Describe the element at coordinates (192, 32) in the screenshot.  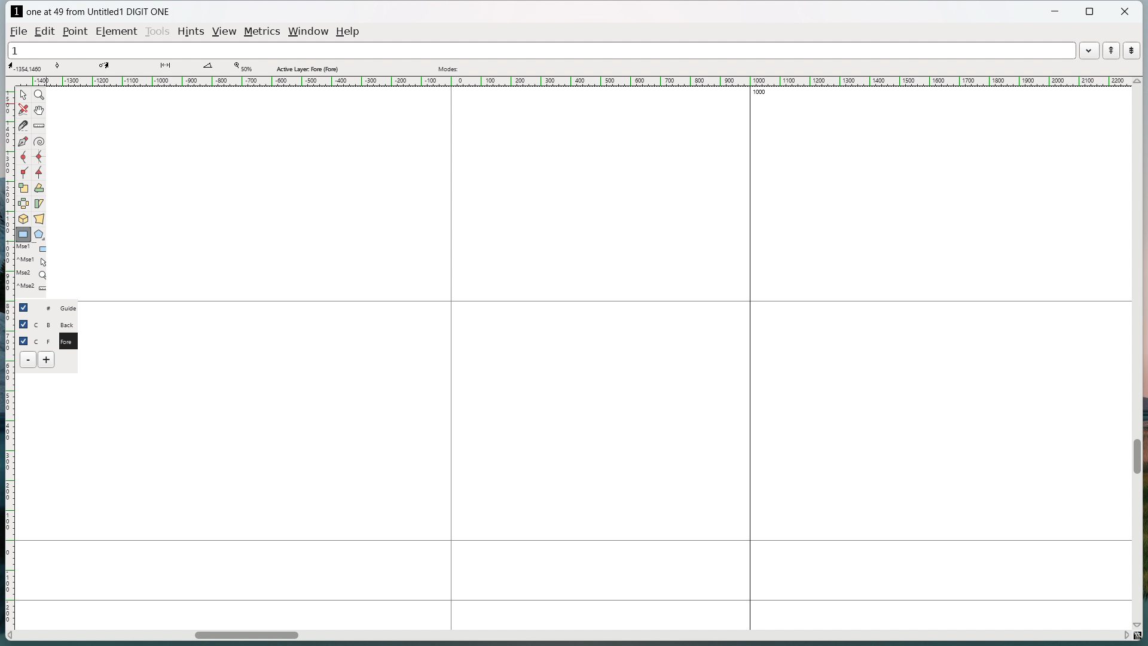
I see `hints` at that location.